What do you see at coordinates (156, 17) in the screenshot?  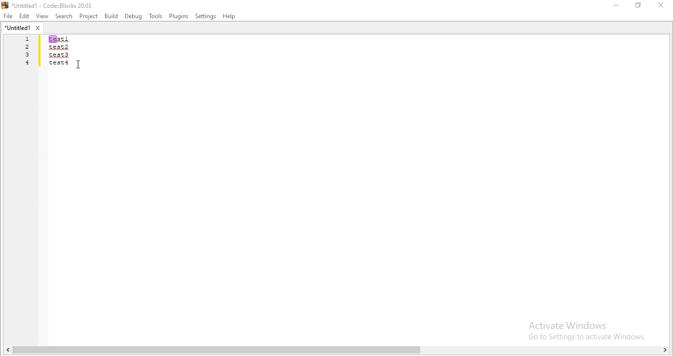 I see `Tools ` at bounding box center [156, 17].